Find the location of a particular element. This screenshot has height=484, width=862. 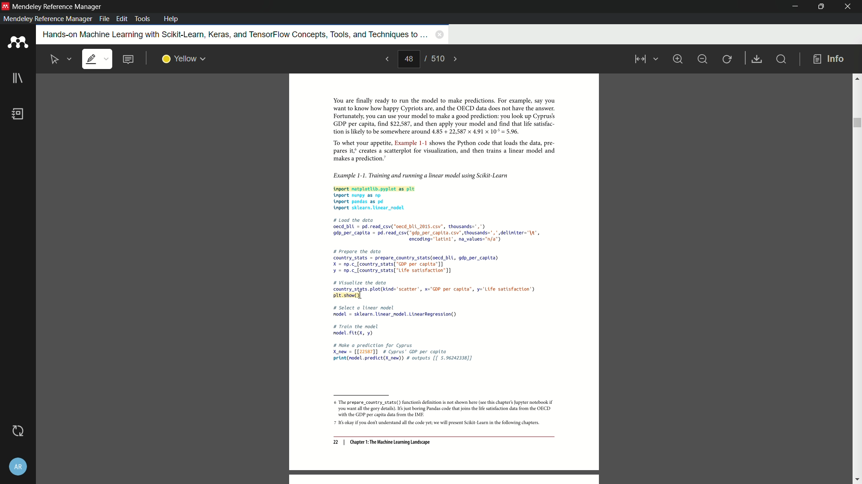

add note is located at coordinates (128, 60).